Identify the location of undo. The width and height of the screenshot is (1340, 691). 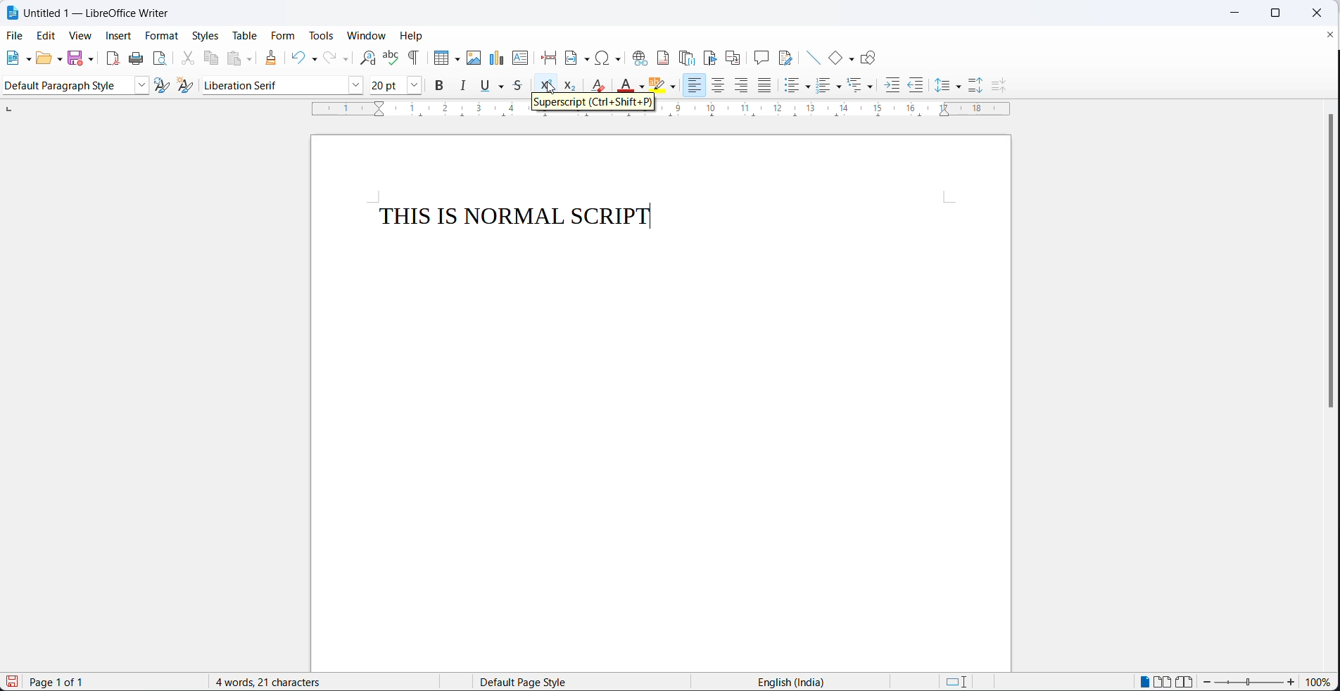
(297, 57).